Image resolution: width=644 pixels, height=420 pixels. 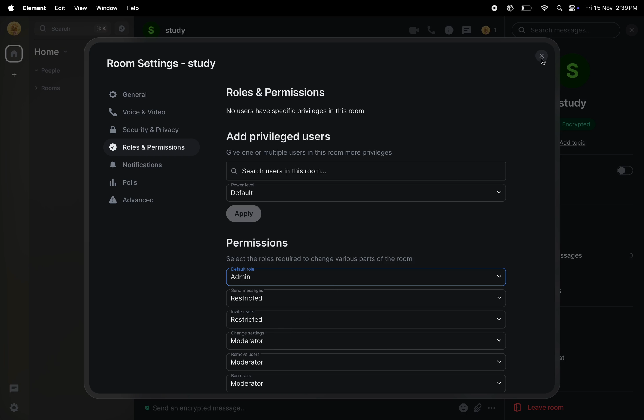 What do you see at coordinates (9, 8) in the screenshot?
I see `apple menu` at bounding box center [9, 8].